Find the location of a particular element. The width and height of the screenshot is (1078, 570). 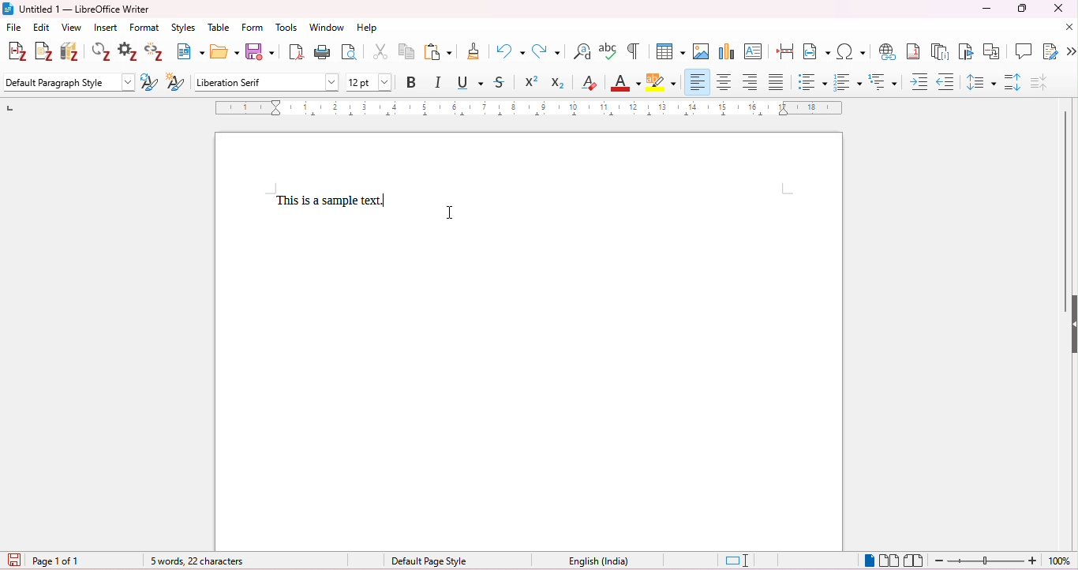

add note is located at coordinates (44, 51).